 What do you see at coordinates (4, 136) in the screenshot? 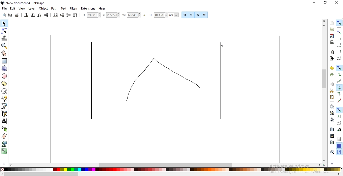
I see `erase existing paths` at bounding box center [4, 136].